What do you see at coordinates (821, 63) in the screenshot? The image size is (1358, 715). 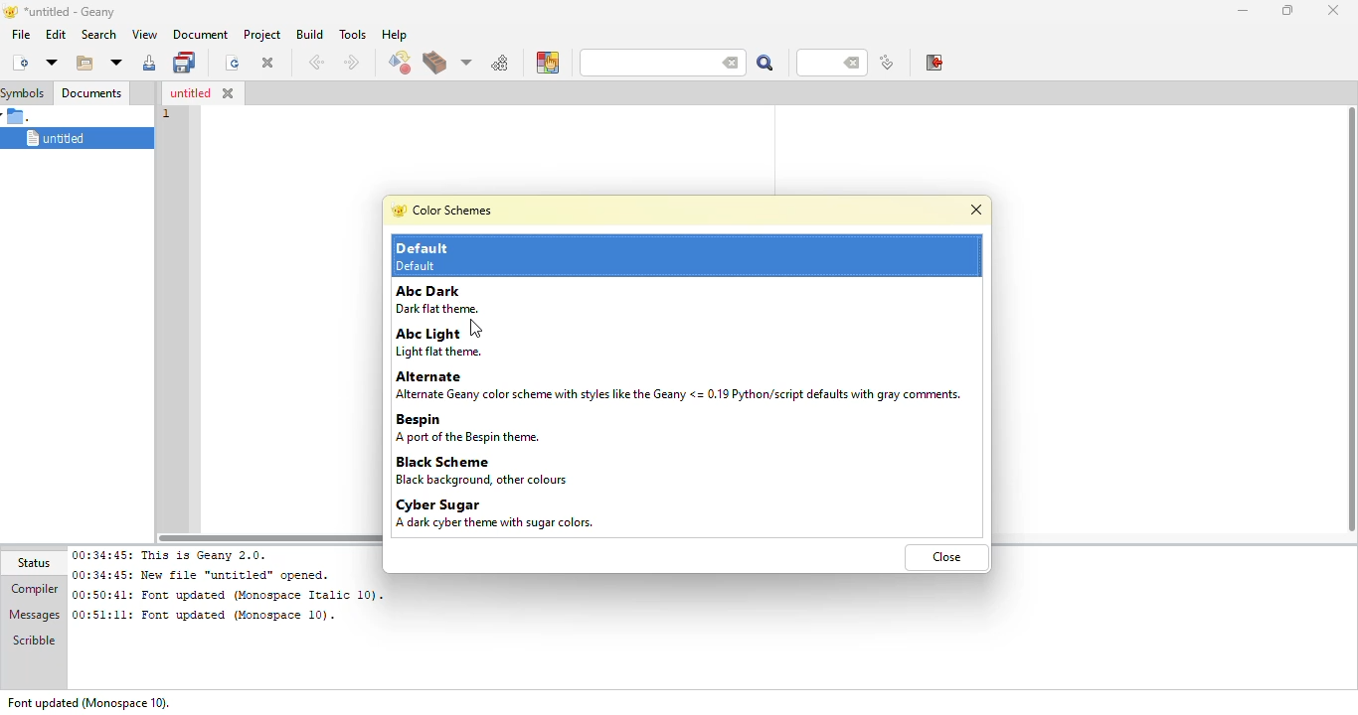 I see `line number` at bounding box center [821, 63].